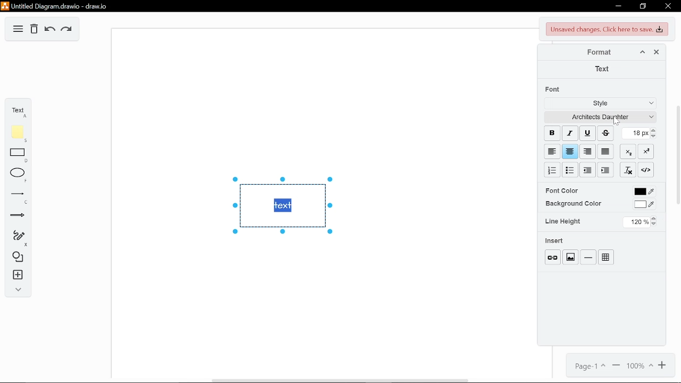 The height and width of the screenshot is (383, 681). Describe the element at coordinates (281, 205) in the screenshot. I see `textbox selected` at that location.